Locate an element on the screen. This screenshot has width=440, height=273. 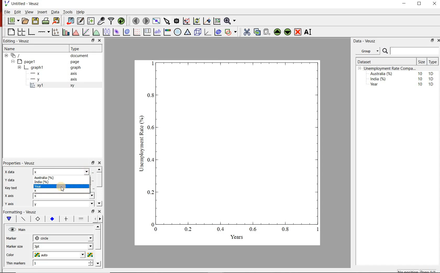
close is located at coordinates (100, 163).